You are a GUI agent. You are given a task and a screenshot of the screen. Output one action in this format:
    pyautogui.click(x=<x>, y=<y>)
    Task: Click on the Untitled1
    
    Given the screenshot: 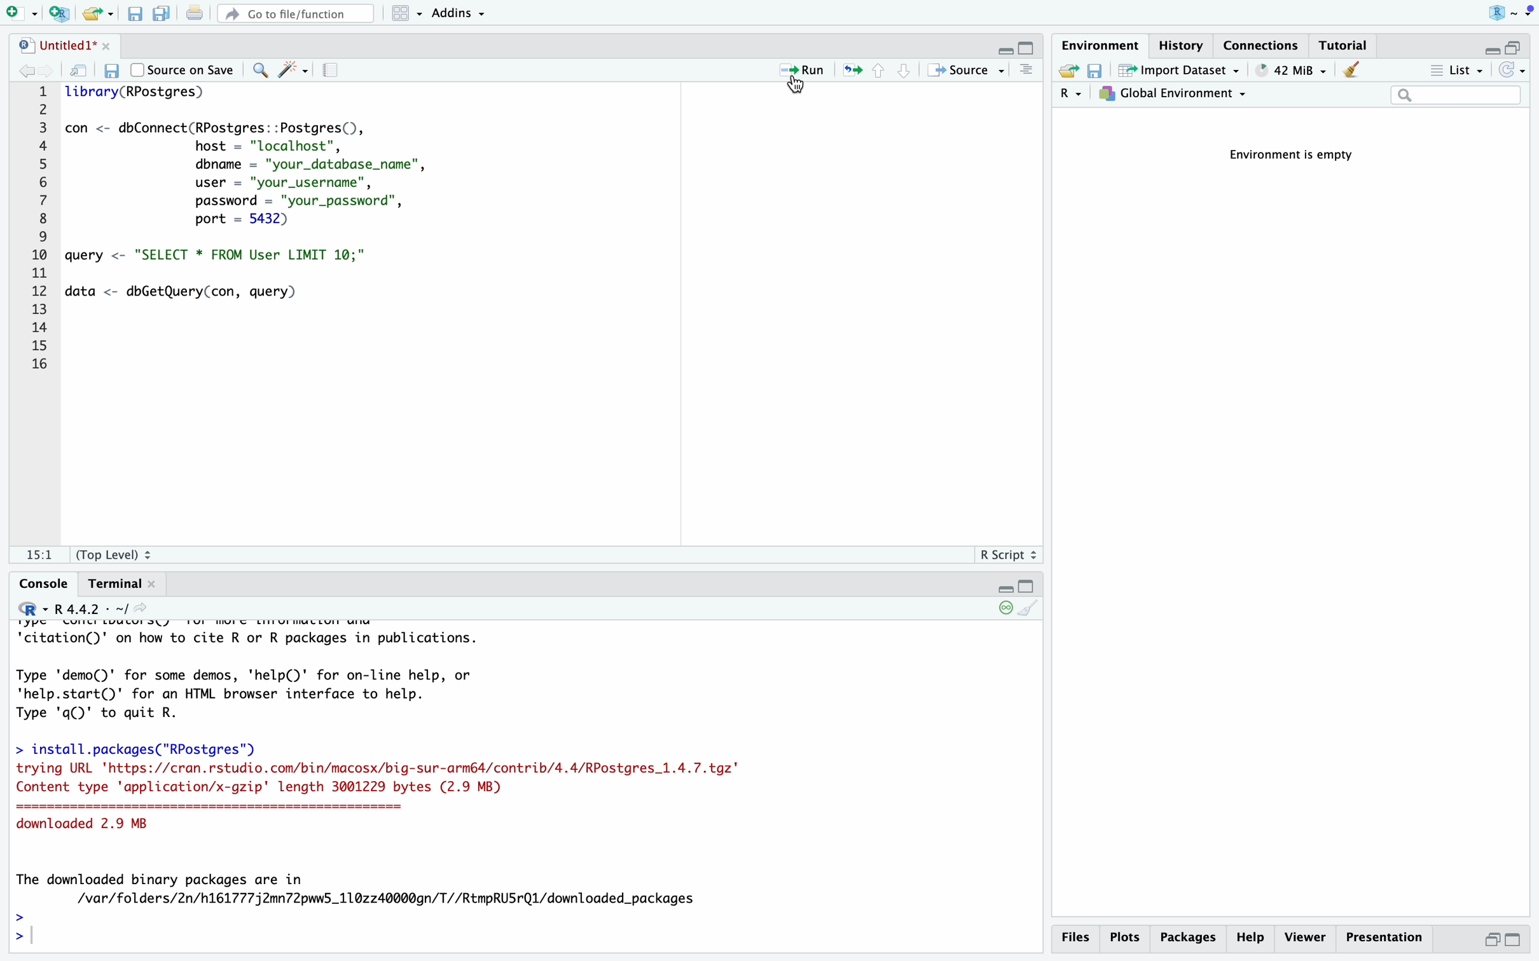 What is the action you would take?
    pyautogui.click(x=45, y=43)
    